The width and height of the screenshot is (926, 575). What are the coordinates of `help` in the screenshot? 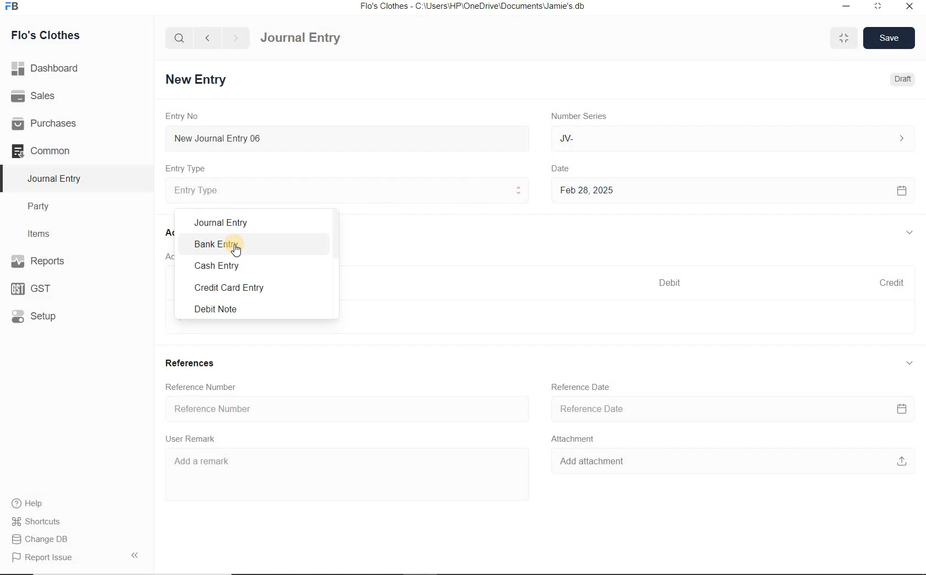 It's located at (28, 503).